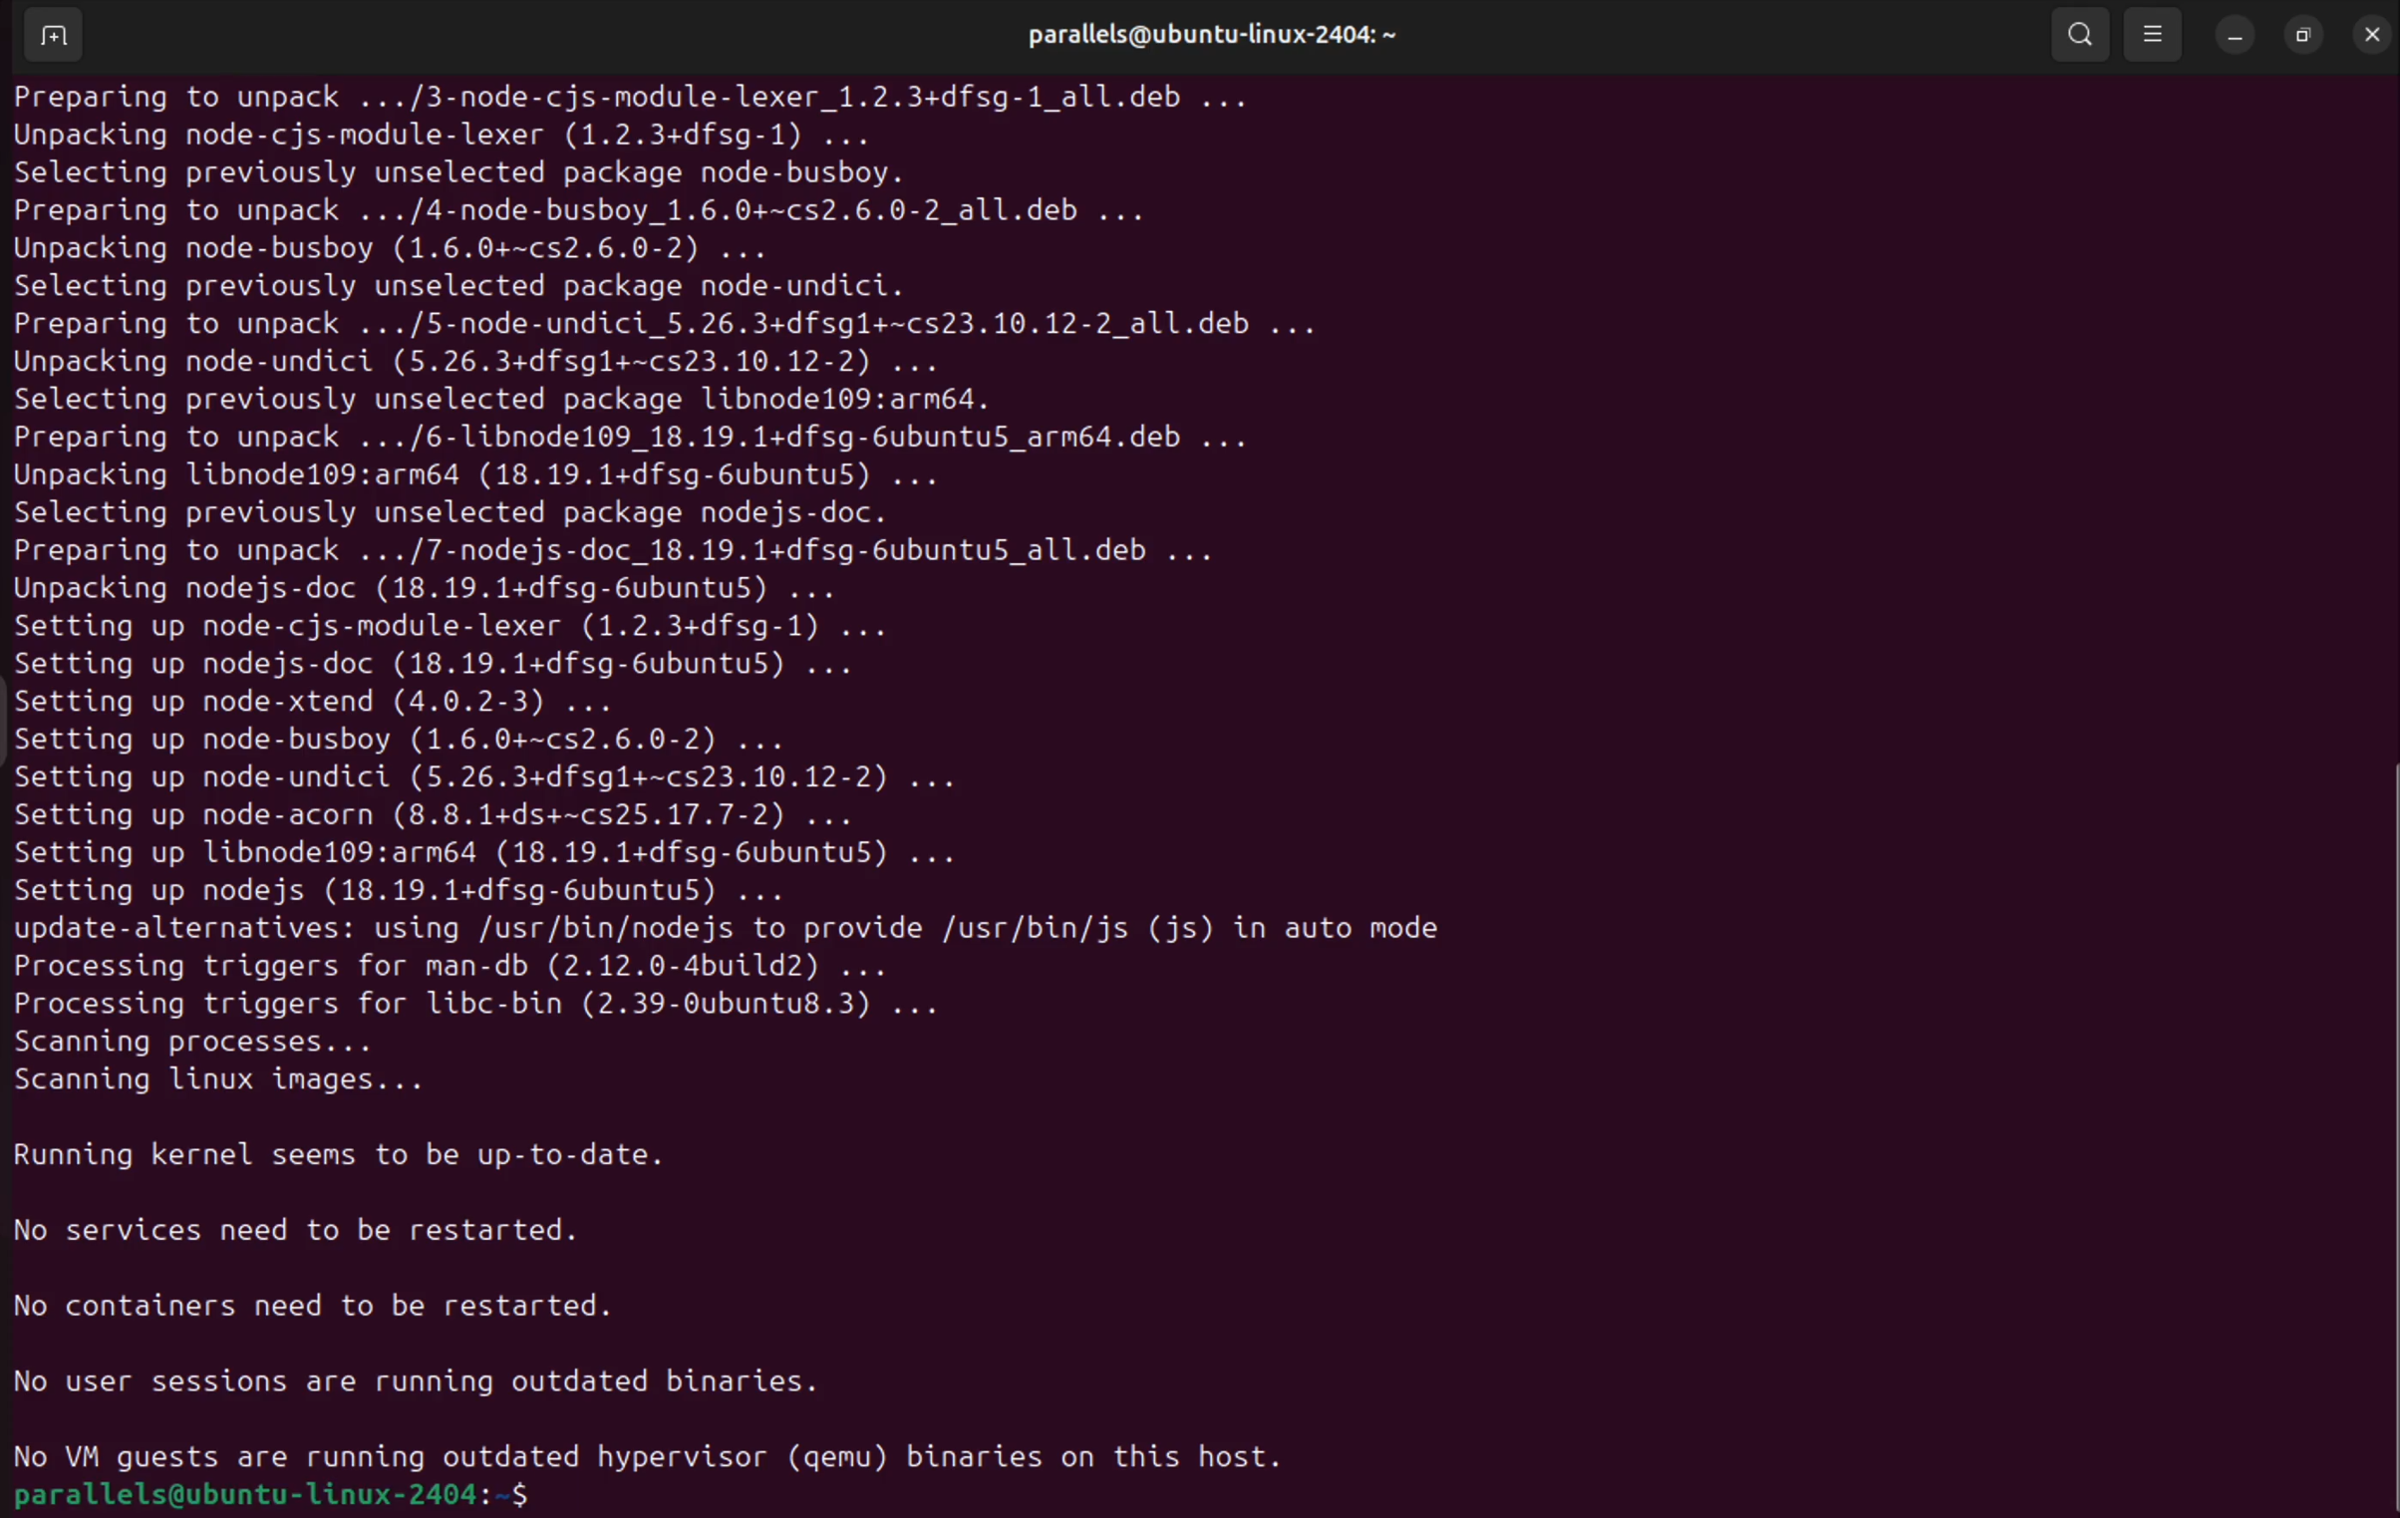 The width and height of the screenshot is (2400, 1518). What do you see at coordinates (1225, 37) in the screenshot?
I see `parallels@ubuntu-linux-2404: ~` at bounding box center [1225, 37].